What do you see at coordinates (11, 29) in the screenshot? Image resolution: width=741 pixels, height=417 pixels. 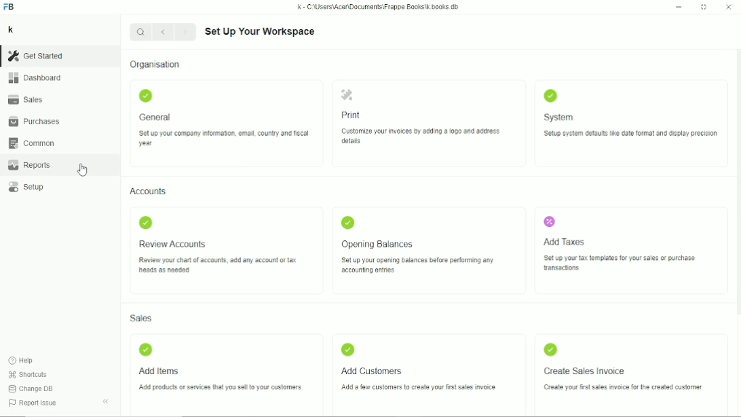 I see `K` at bounding box center [11, 29].